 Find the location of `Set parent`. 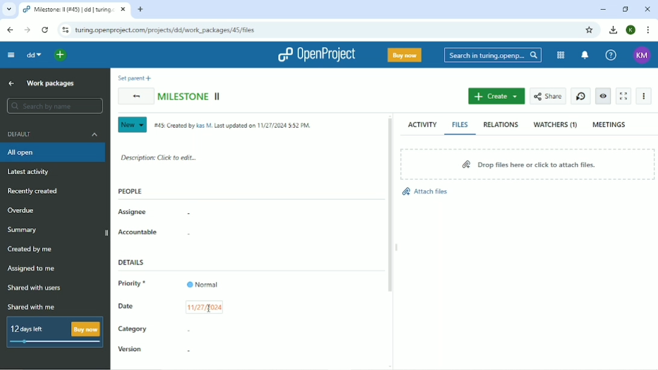

Set parent is located at coordinates (133, 78).